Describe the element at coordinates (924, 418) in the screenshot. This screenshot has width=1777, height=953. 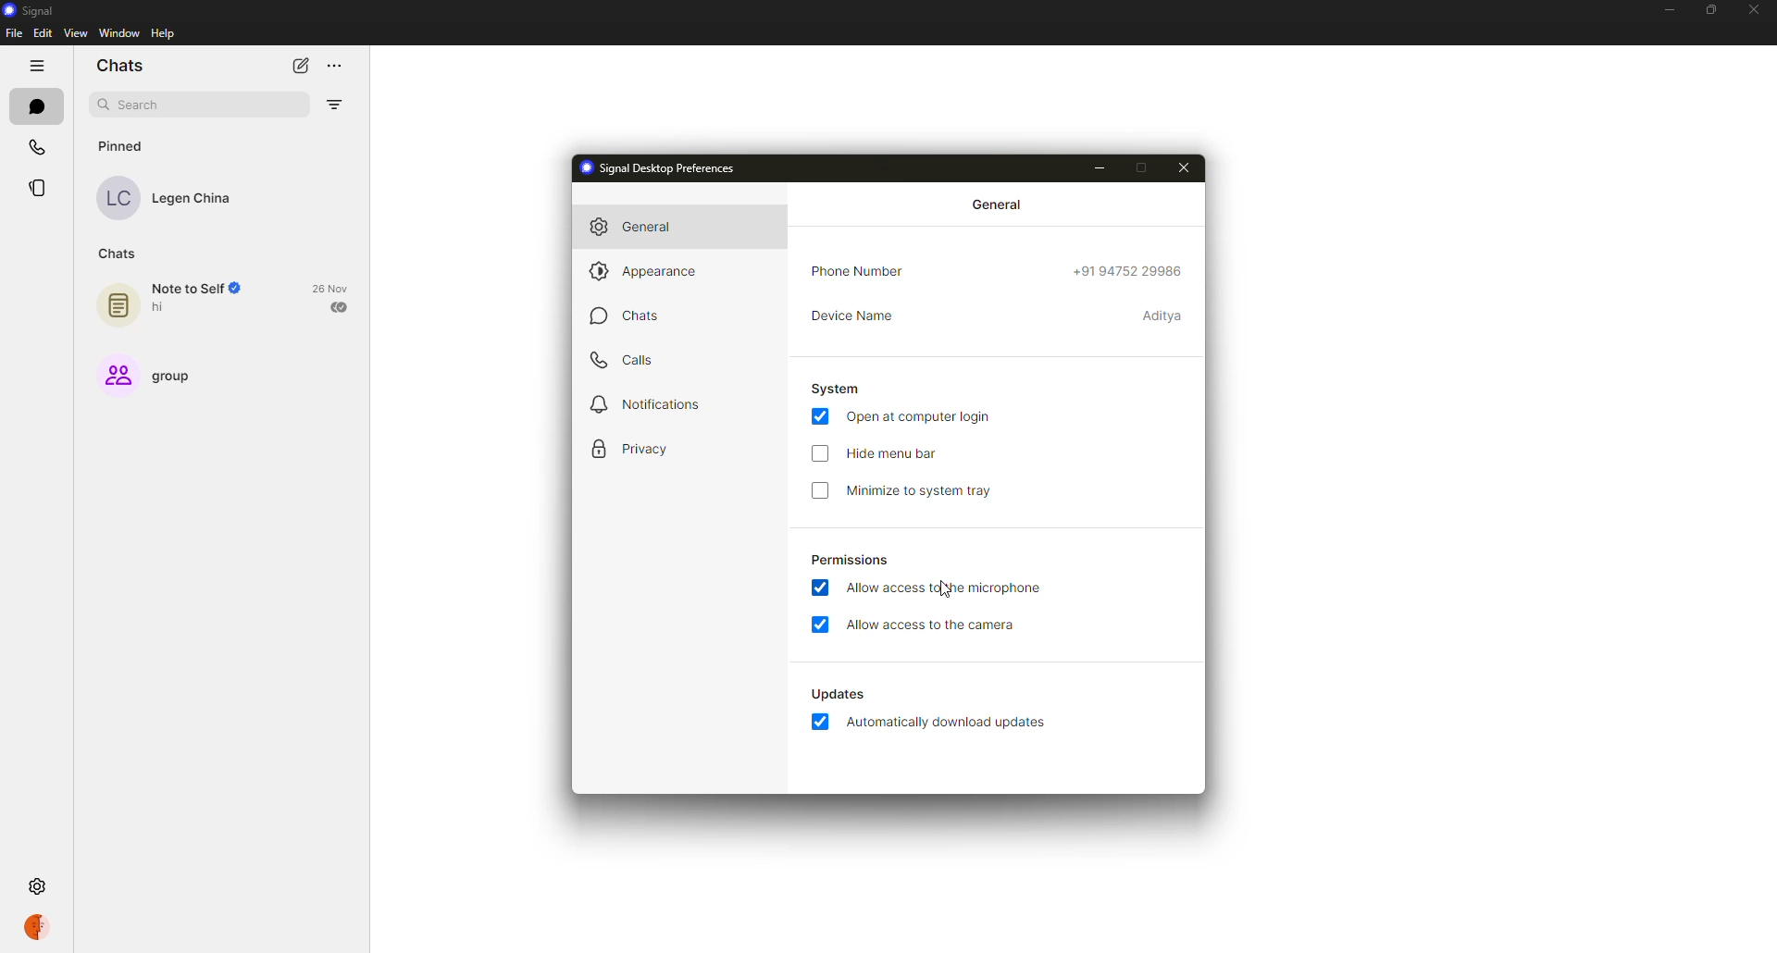
I see `open at login` at that location.